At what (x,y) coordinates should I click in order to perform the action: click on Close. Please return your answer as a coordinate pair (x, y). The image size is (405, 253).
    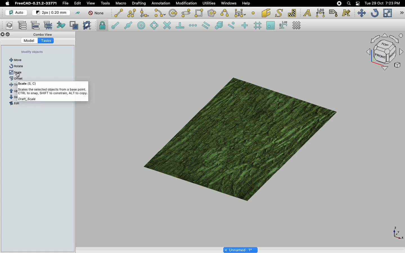
    Looking at the image, I should click on (2, 34).